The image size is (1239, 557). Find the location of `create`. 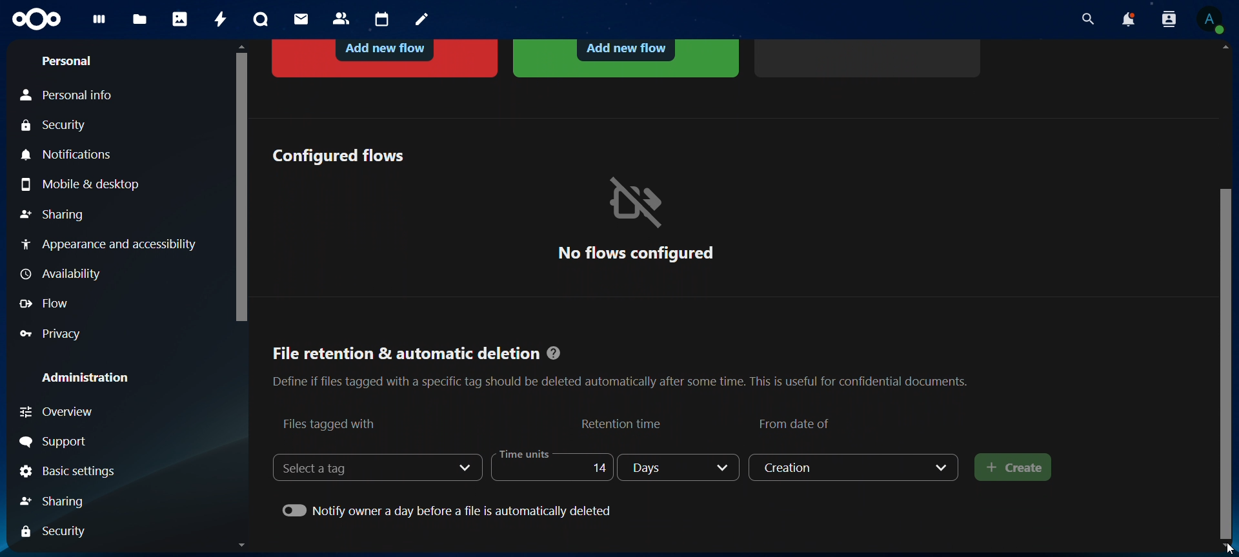

create is located at coordinates (1014, 469).